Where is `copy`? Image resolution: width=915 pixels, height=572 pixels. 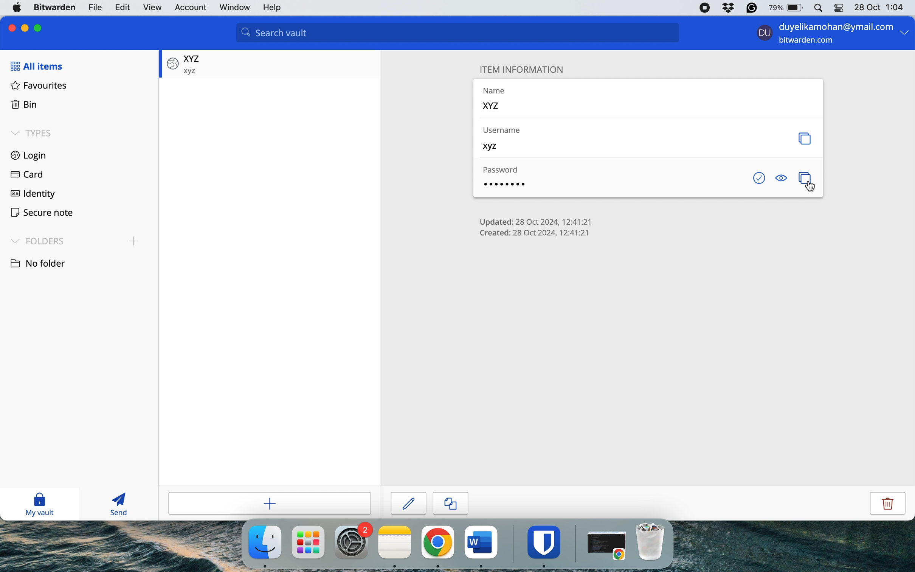 copy is located at coordinates (459, 502).